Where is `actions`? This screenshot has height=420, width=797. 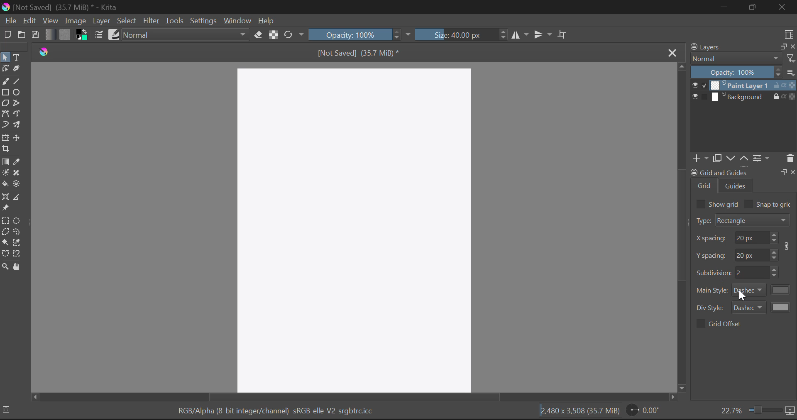
actions is located at coordinates (784, 96).